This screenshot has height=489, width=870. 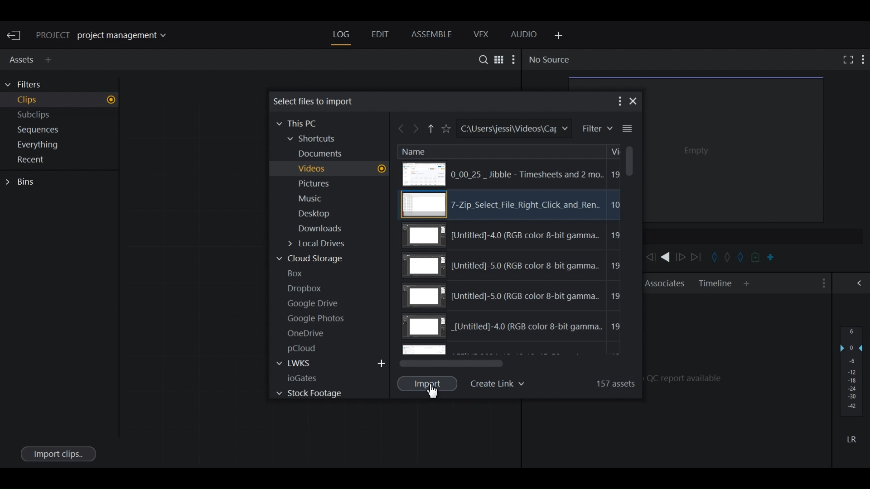 What do you see at coordinates (61, 101) in the screenshot?
I see `Show Clips in current project` at bounding box center [61, 101].